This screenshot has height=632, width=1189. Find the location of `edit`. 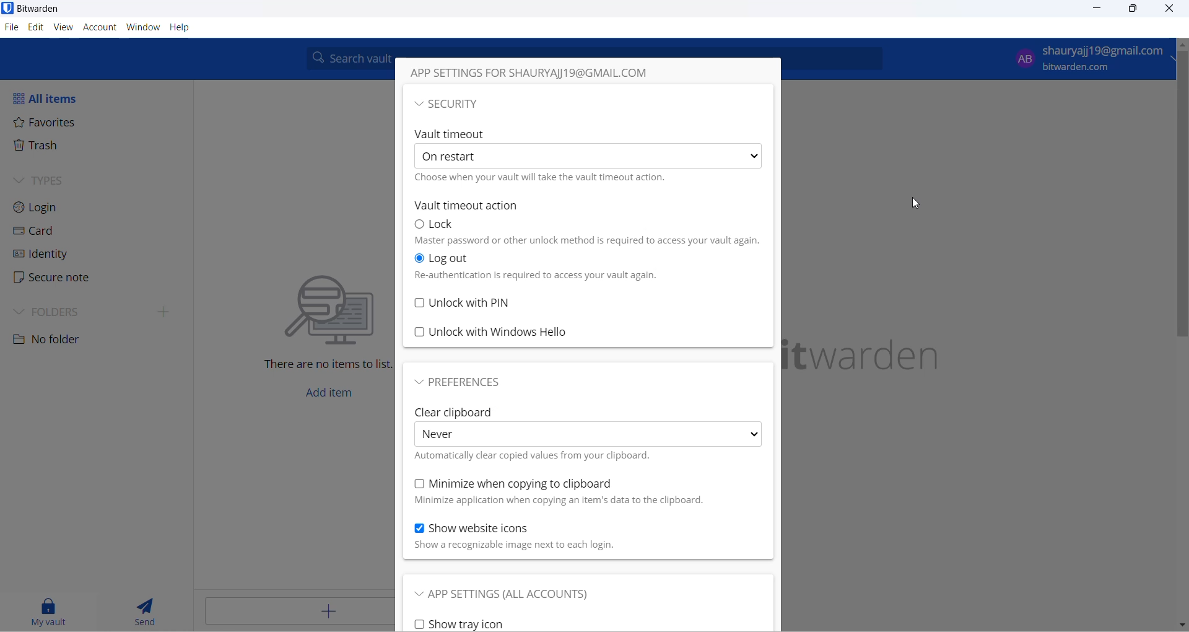

edit is located at coordinates (36, 27).